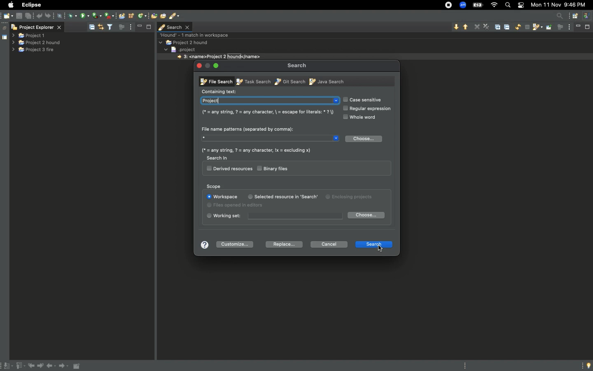  What do you see at coordinates (271, 139) in the screenshot?
I see `Star` at bounding box center [271, 139].